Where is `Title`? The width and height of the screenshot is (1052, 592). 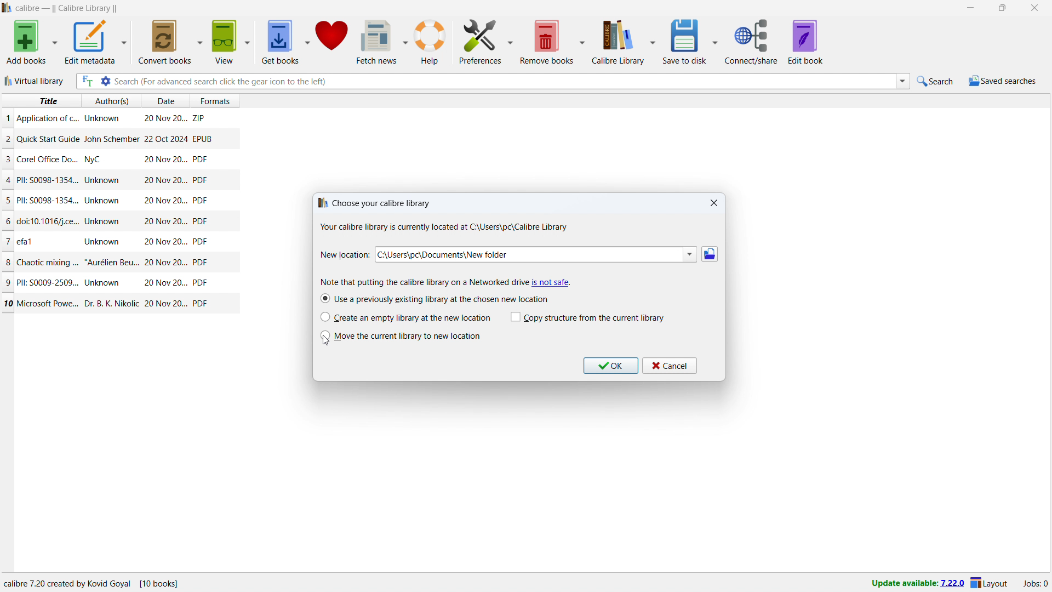
Title is located at coordinates (46, 282).